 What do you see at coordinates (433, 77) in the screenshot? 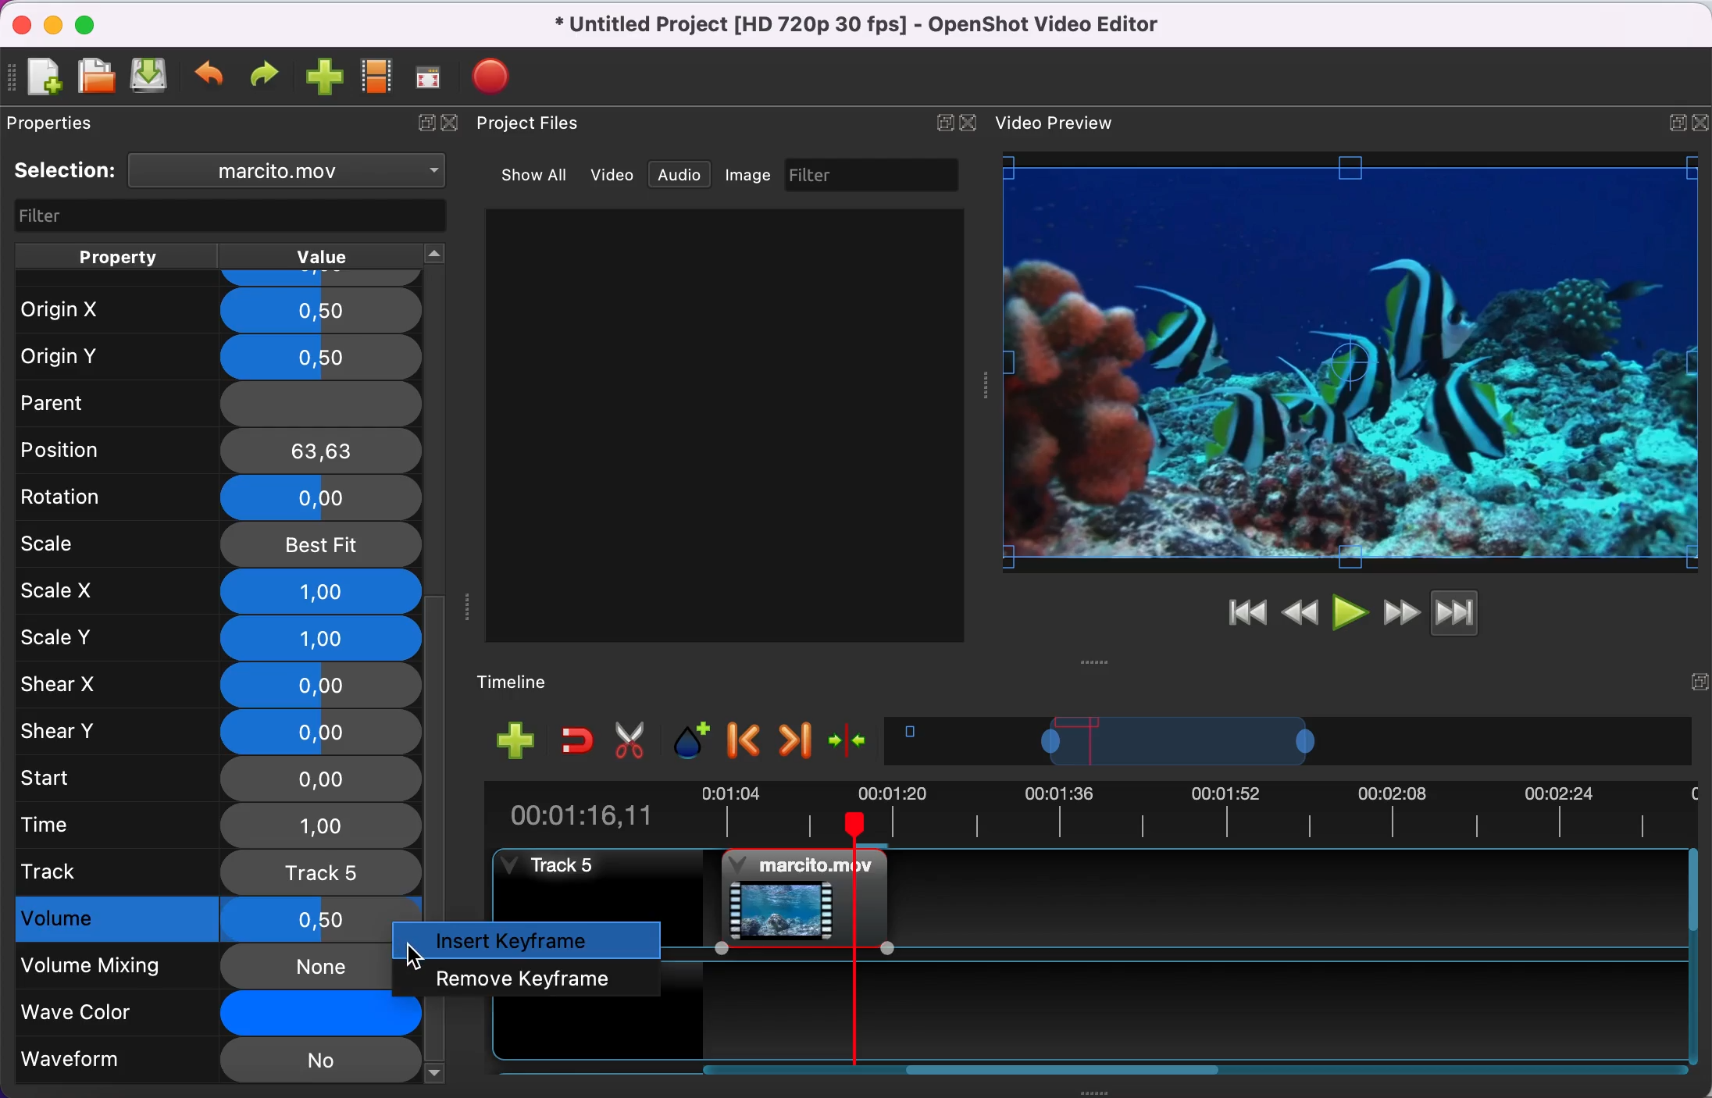
I see `full screen` at bounding box center [433, 77].